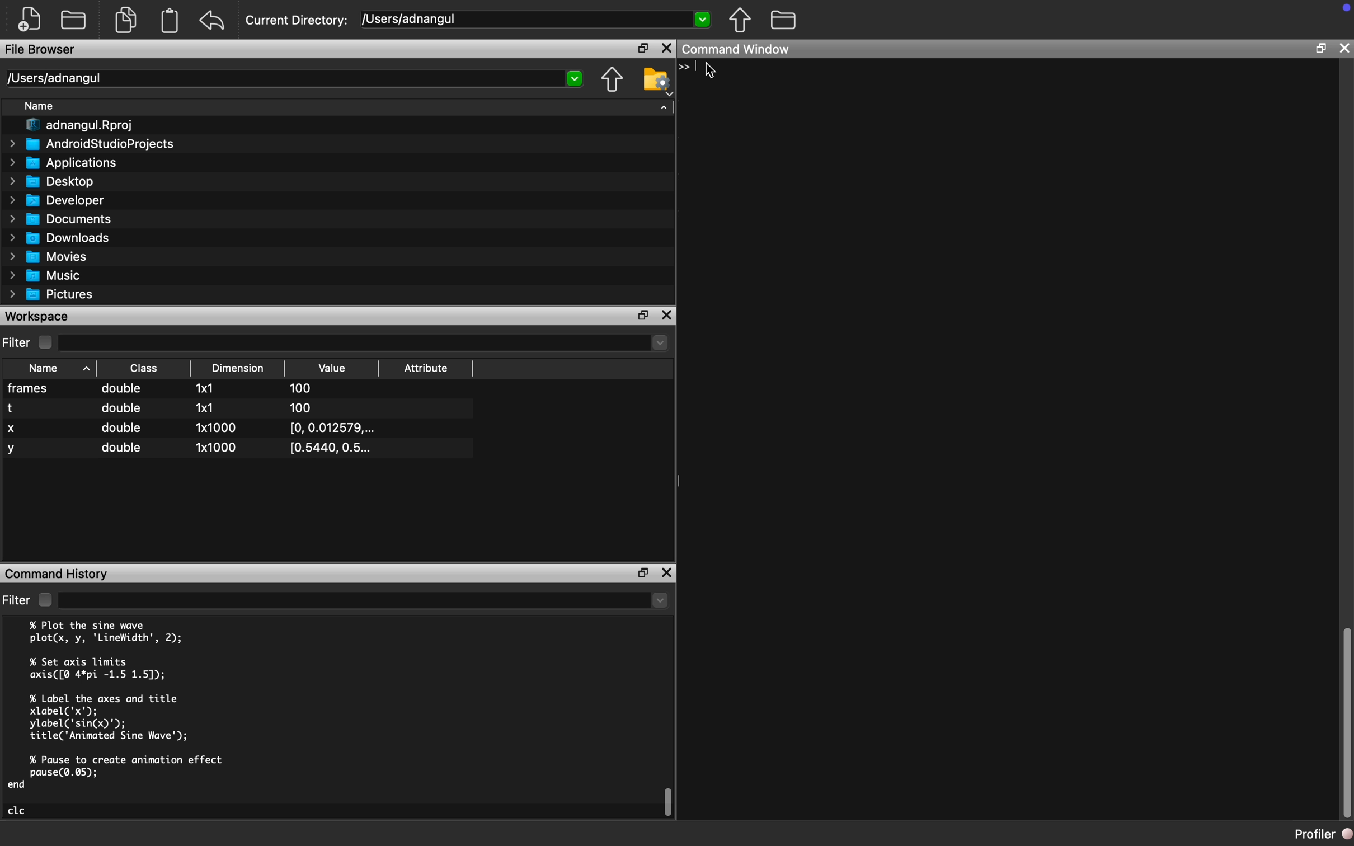 This screenshot has width=1354, height=846. Describe the element at coordinates (123, 389) in the screenshot. I see `double` at that location.